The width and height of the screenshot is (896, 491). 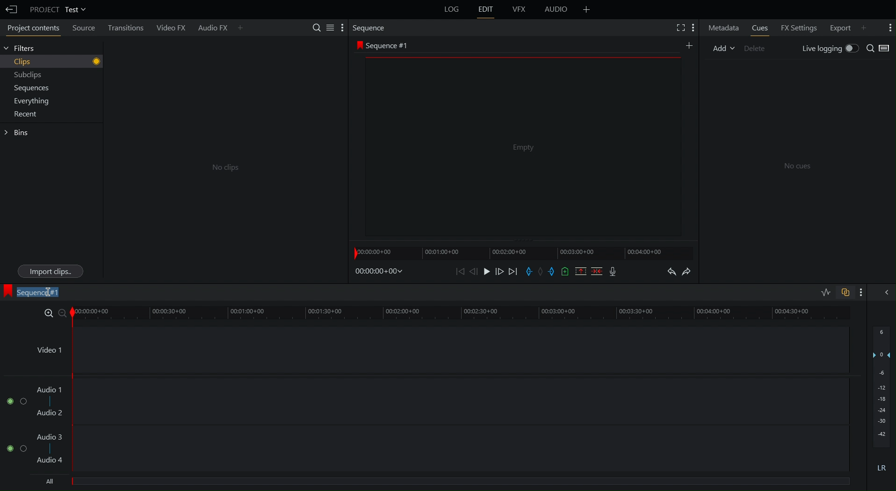 I want to click on Timeline, so click(x=464, y=311).